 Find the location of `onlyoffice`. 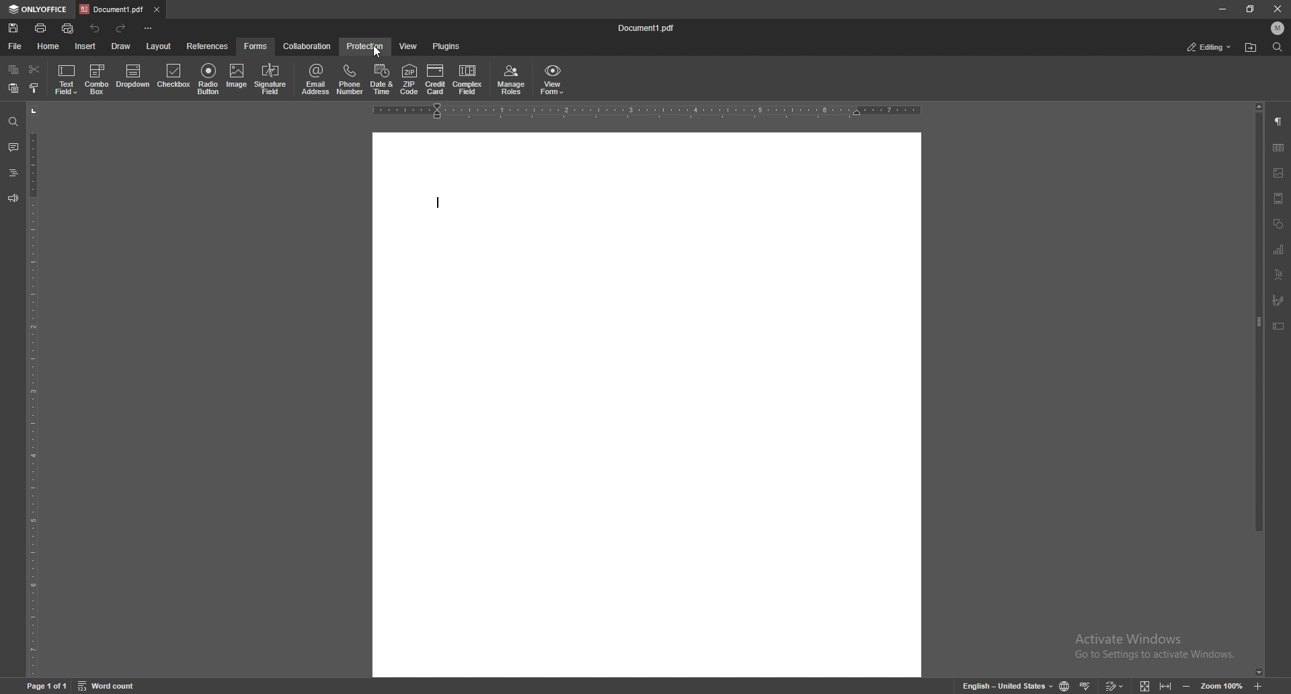

onlyoffice is located at coordinates (37, 9).